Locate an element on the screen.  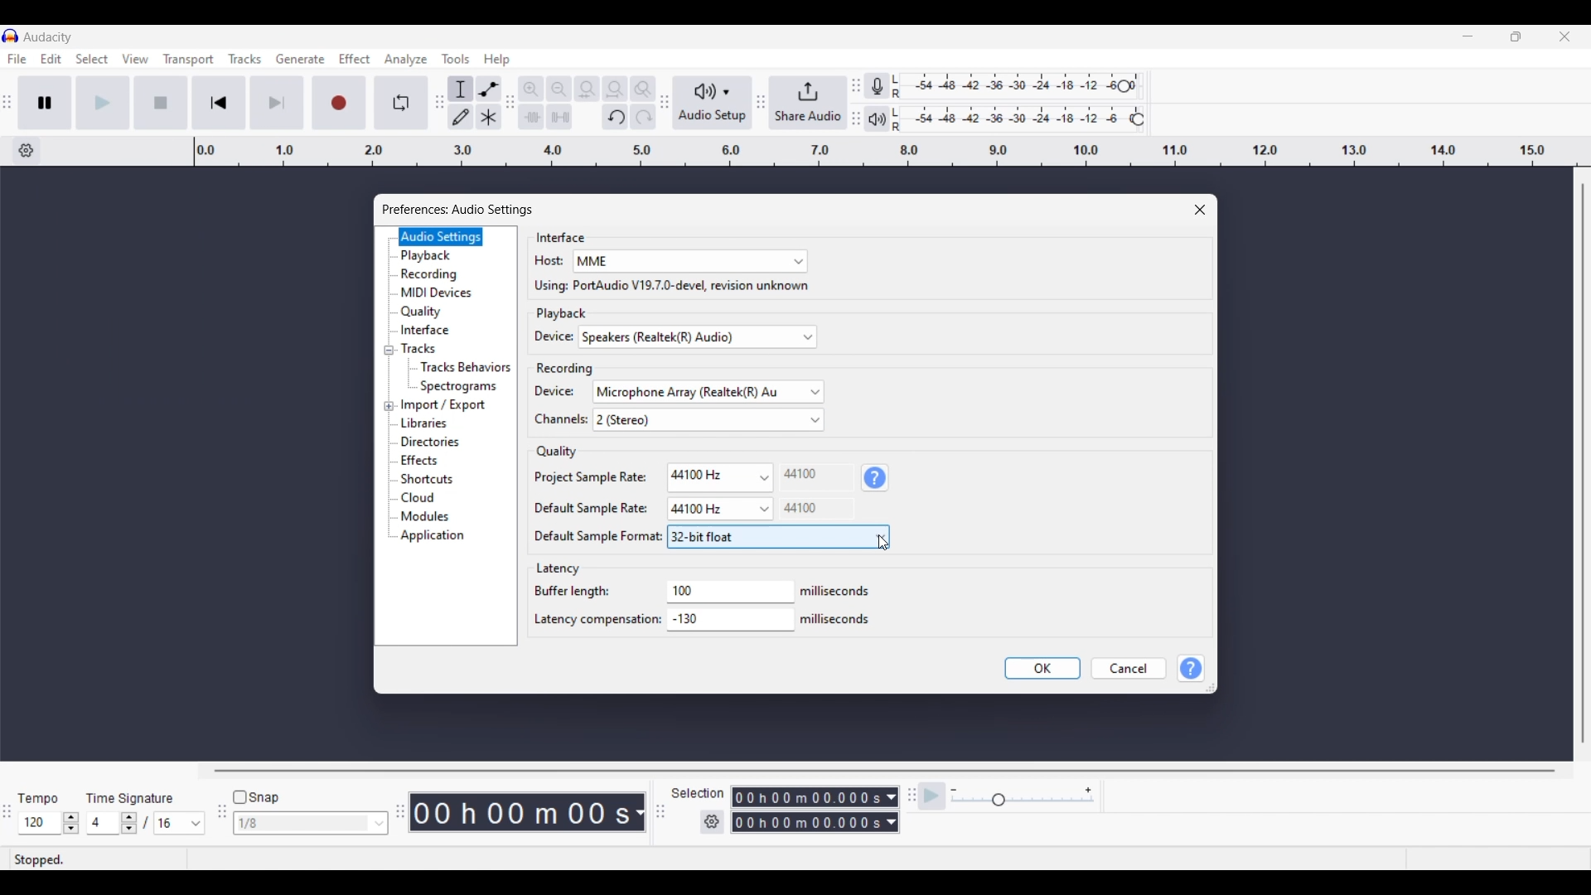
| Project Sample Rate: is located at coordinates (585, 477).